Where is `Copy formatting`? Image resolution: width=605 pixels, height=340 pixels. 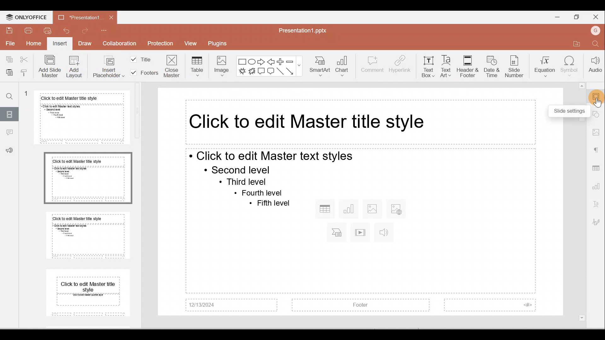
Copy formatting is located at coordinates (24, 71).